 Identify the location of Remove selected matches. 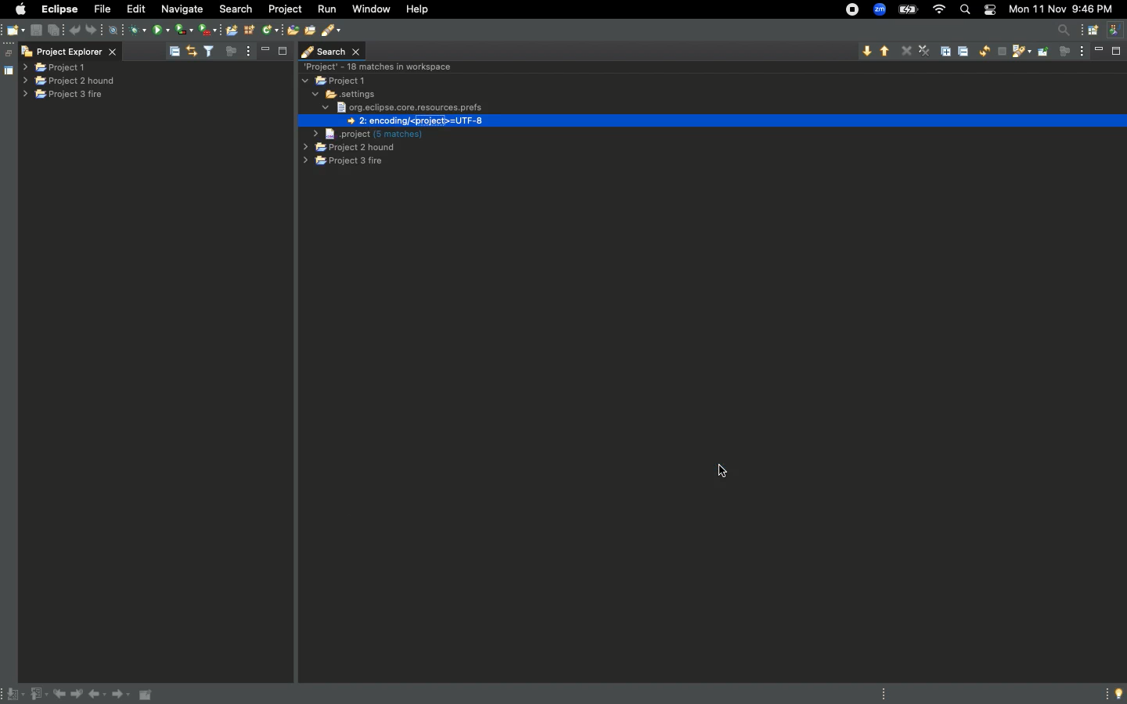
(907, 50).